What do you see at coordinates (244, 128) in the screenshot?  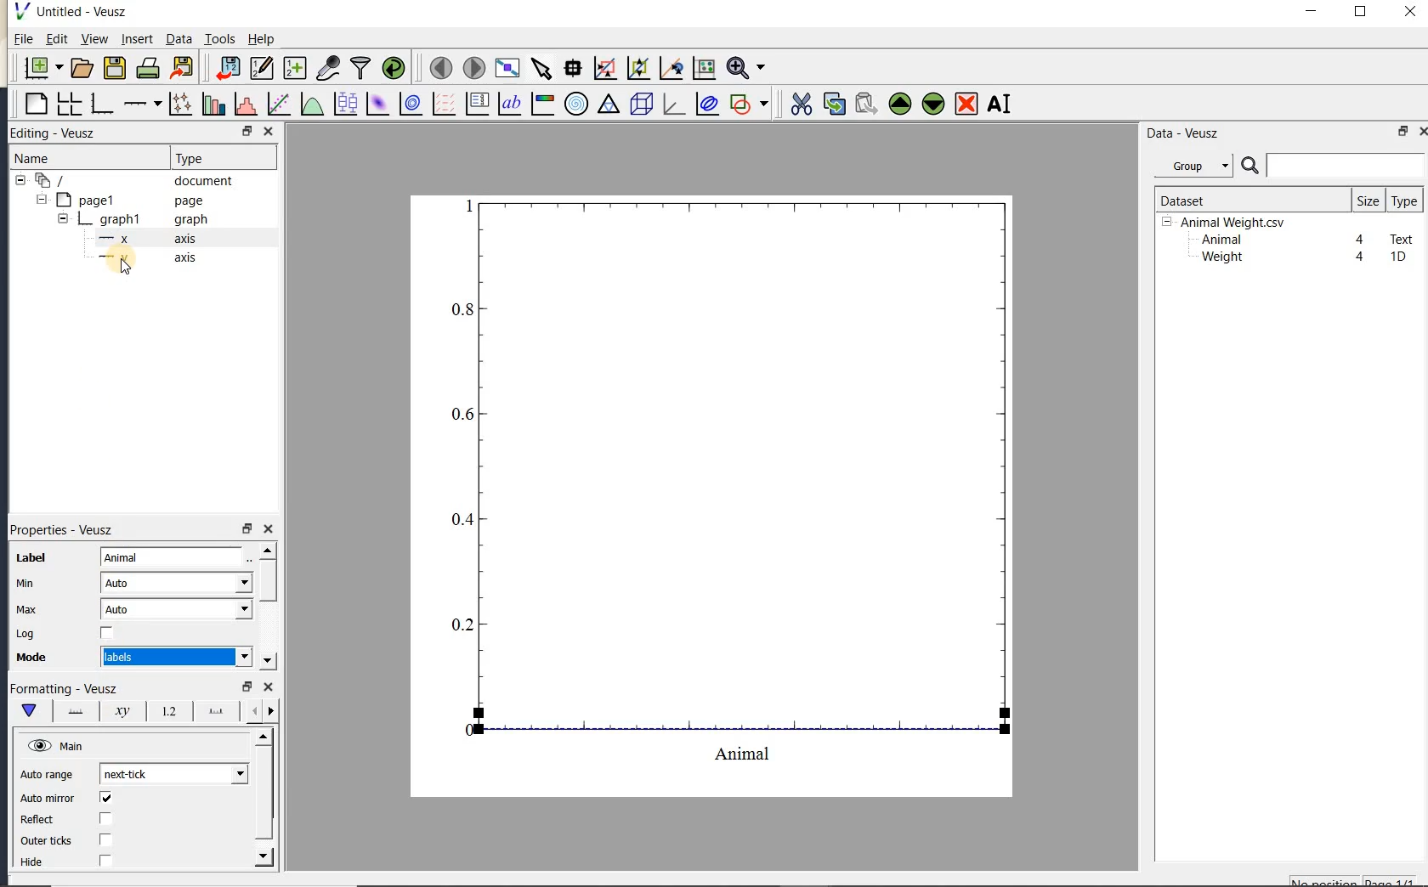 I see `RESTORE` at bounding box center [244, 128].